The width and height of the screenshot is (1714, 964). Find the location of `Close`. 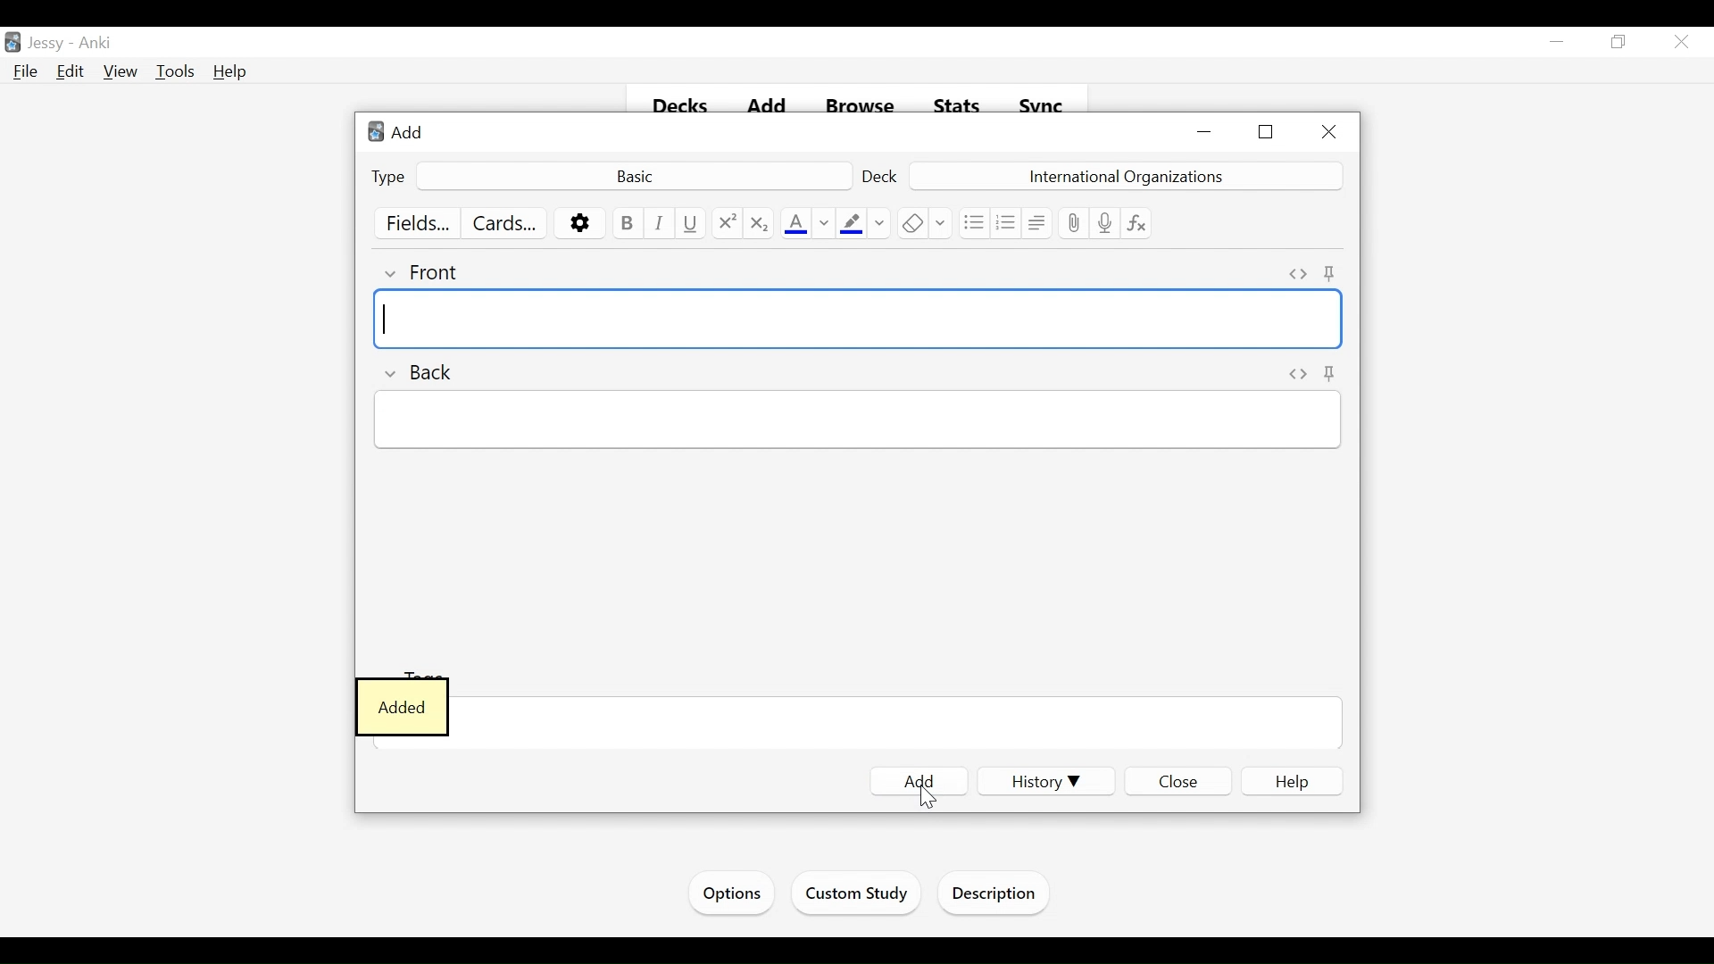

Close is located at coordinates (1177, 781).